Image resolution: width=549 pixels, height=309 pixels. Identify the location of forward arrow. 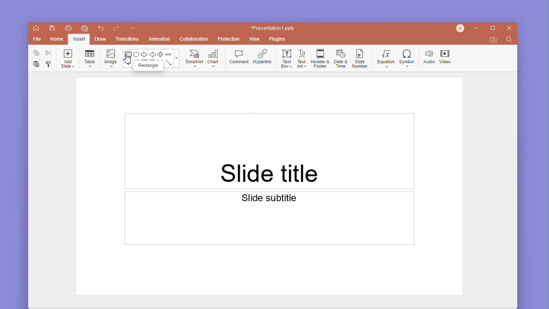
(144, 54).